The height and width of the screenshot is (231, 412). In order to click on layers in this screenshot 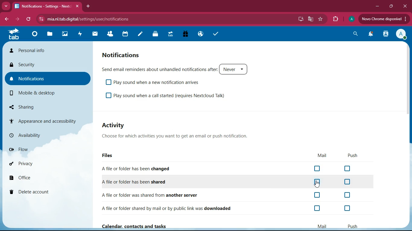, I will do `click(154, 35)`.